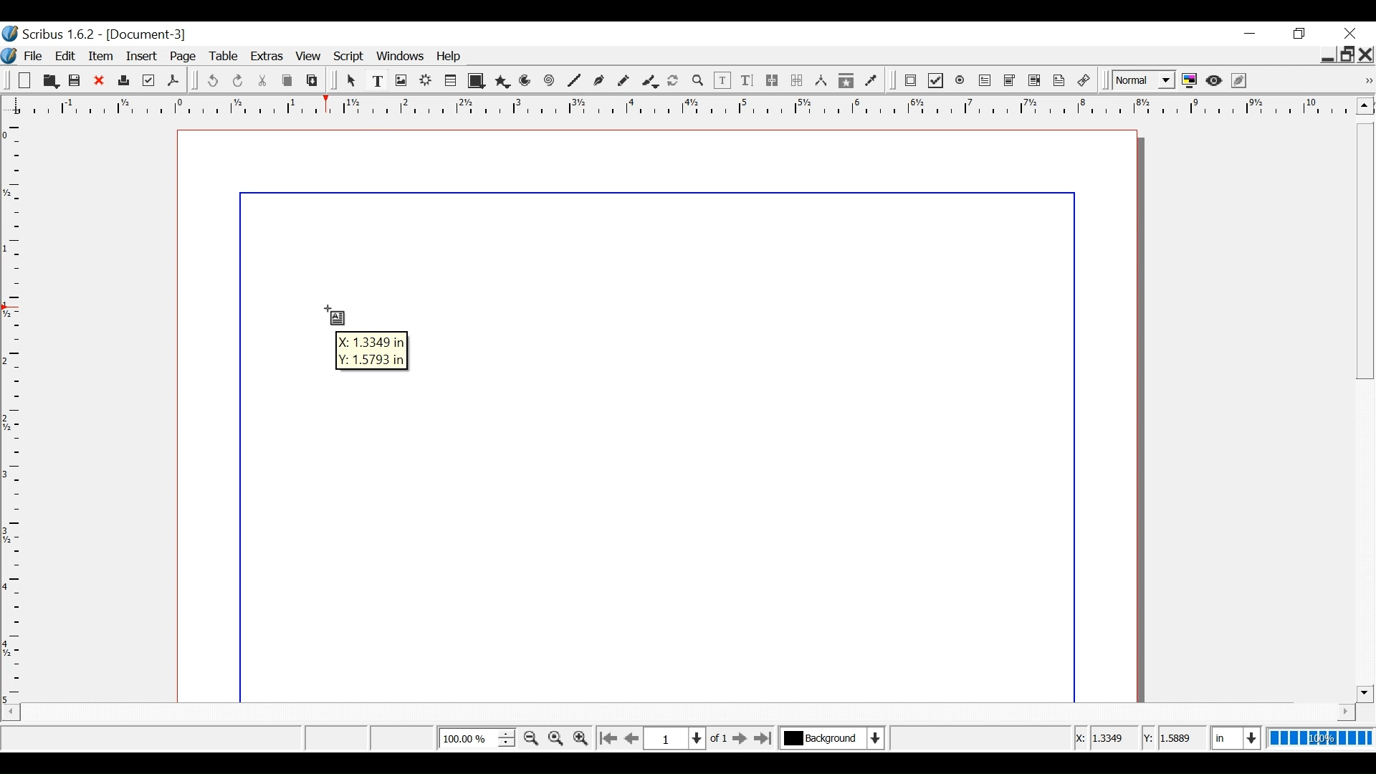  Describe the element at coordinates (183, 57) in the screenshot. I see `Page` at that location.